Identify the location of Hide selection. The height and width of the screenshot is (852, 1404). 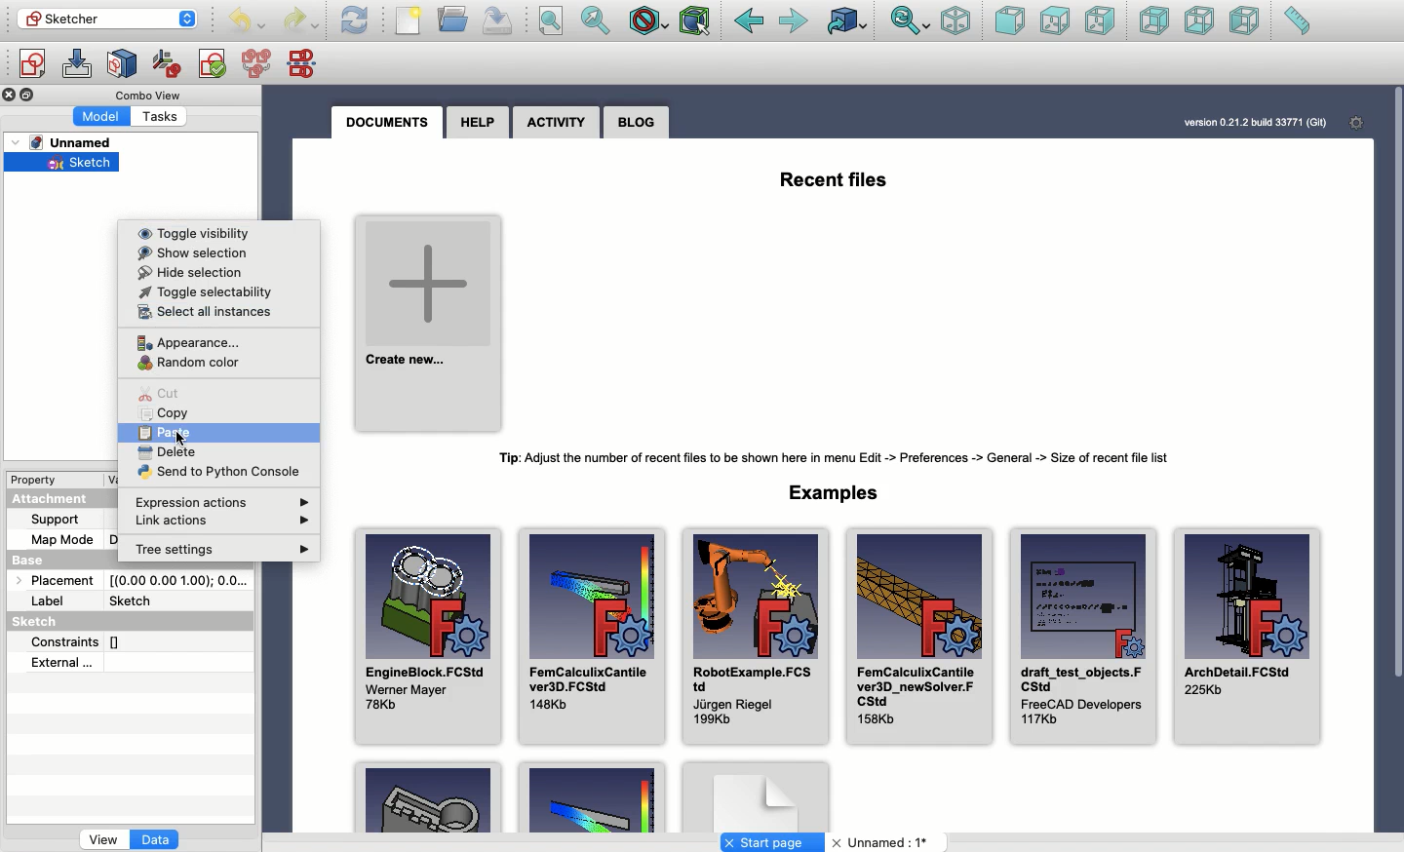
(186, 270).